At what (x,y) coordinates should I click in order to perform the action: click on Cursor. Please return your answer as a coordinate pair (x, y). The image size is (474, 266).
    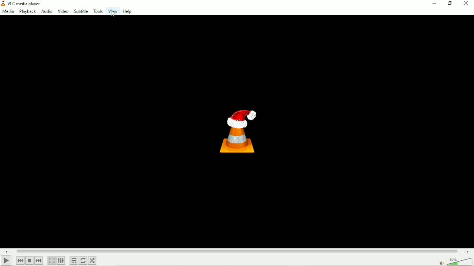
    Looking at the image, I should click on (113, 14).